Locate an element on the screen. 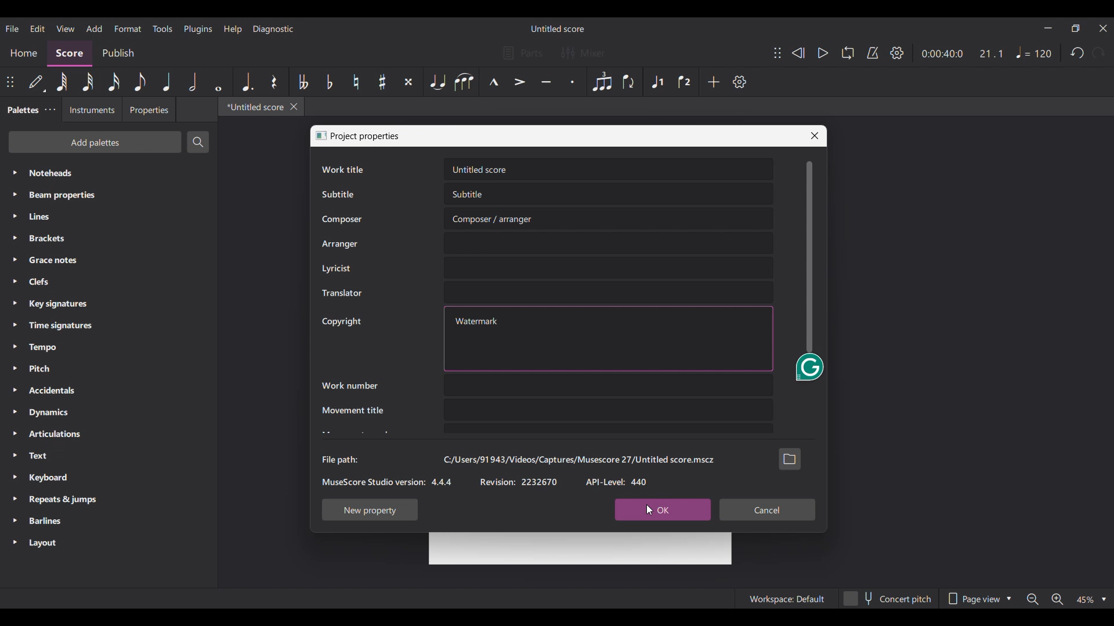 The image size is (1114, 626). Show in smaller tab is located at coordinates (1076, 28).